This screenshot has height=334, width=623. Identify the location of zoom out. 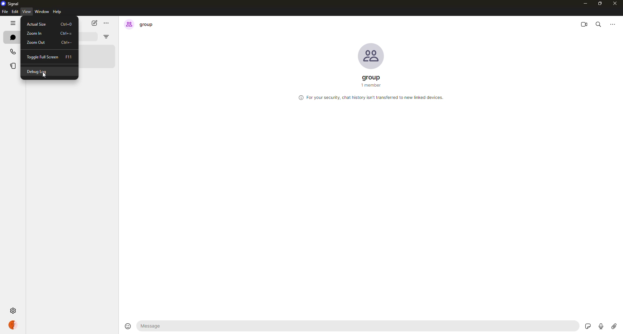
(36, 42).